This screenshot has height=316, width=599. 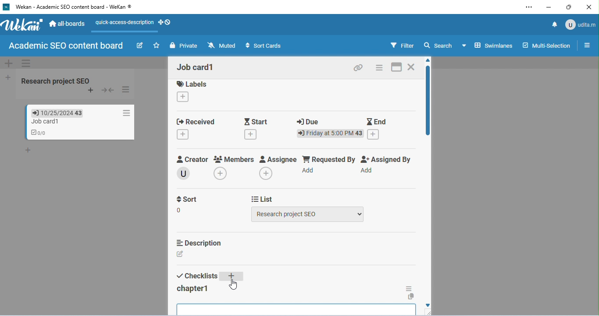 What do you see at coordinates (7, 63) in the screenshot?
I see `add swimlane` at bounding box center [7, 63].